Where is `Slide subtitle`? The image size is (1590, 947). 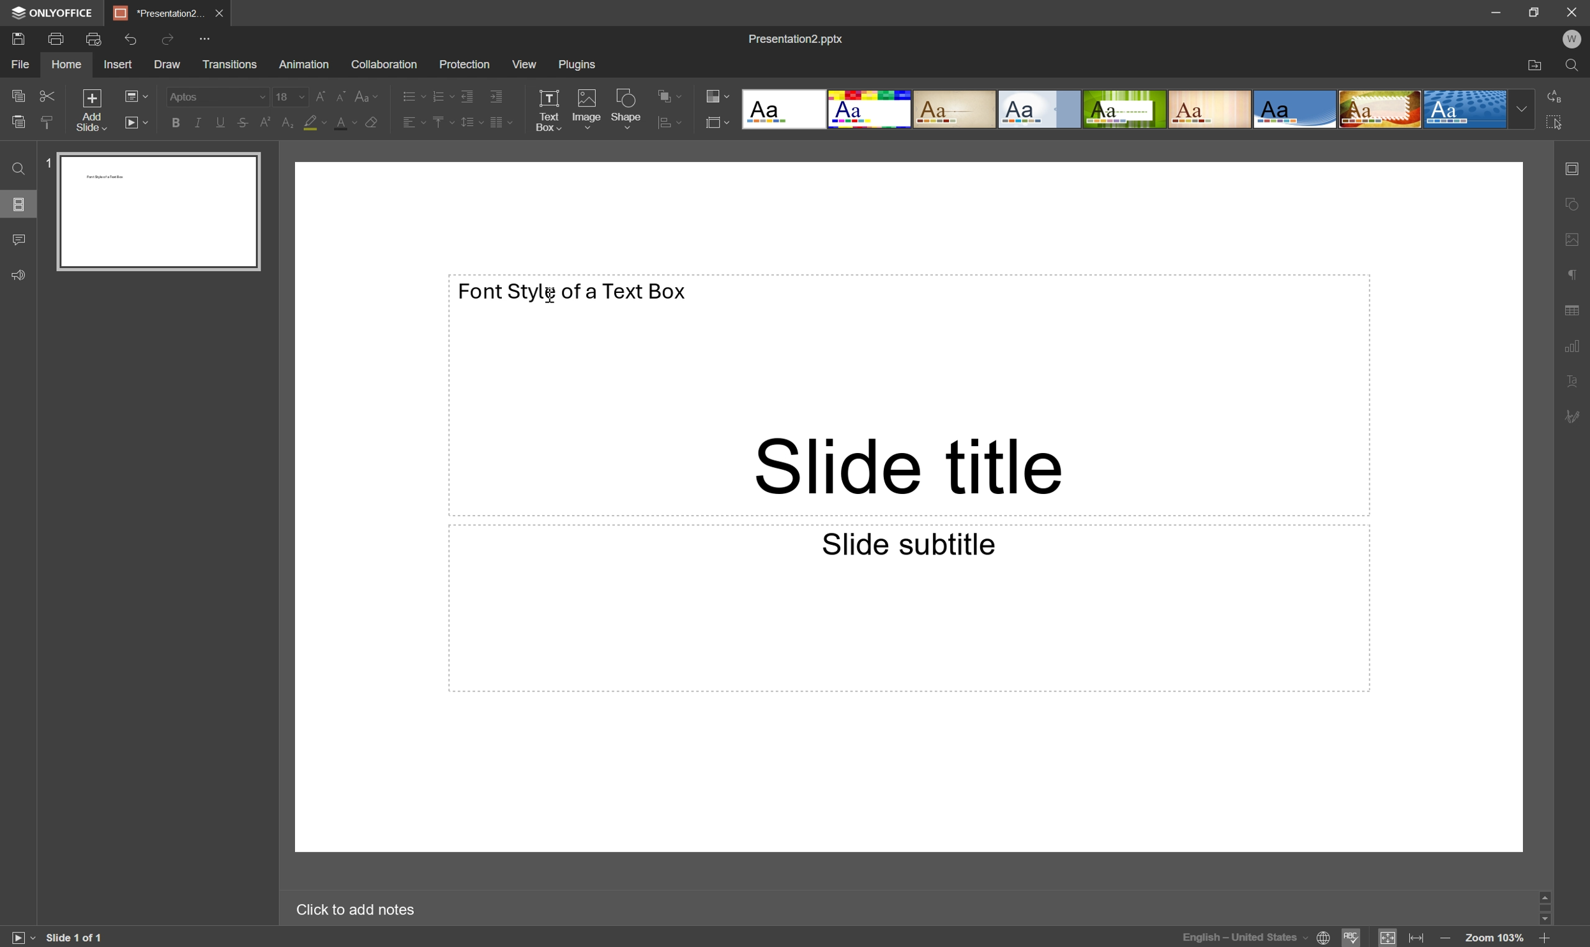
Slide subtitle is located at coordinates (906, 542).